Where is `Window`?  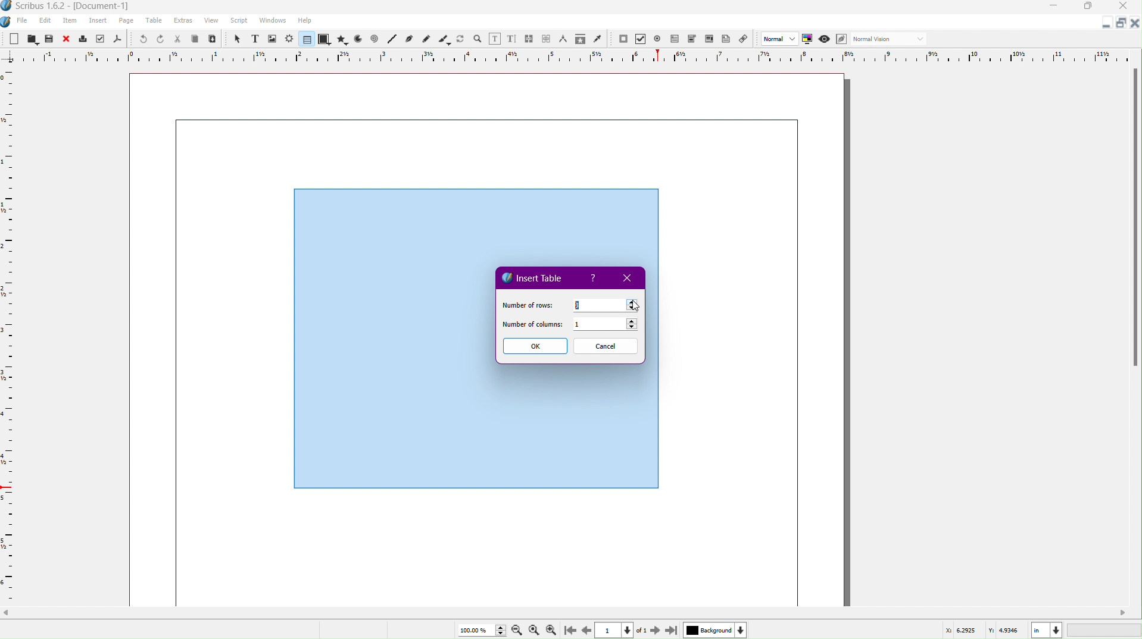
Window is located at coordinates (271, 22).